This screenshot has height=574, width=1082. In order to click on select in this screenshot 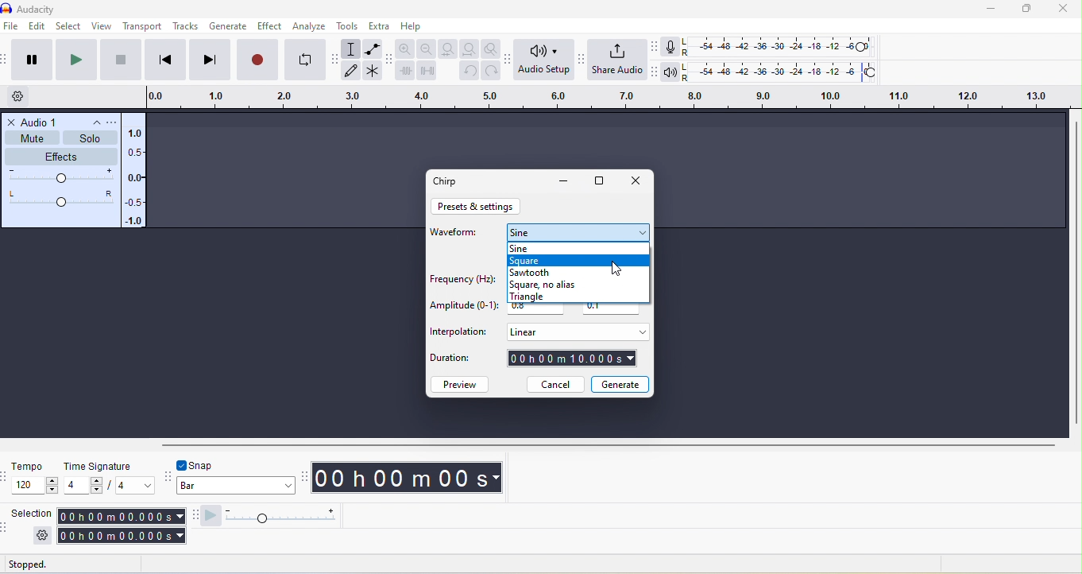, I will do `click(68, 27)`.